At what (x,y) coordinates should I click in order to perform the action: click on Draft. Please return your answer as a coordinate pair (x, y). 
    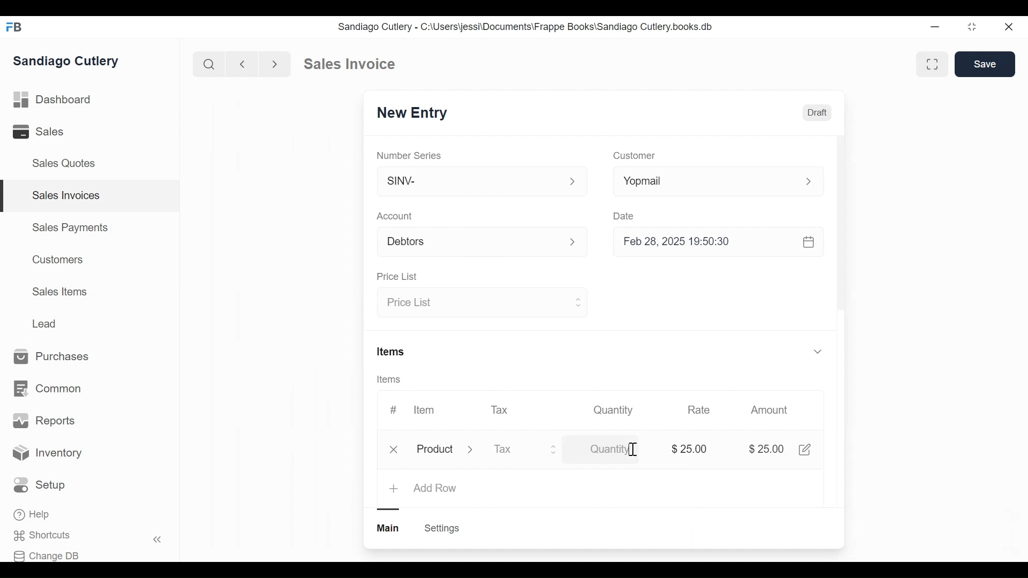
    Looking at the image, I should click on (817, 112).